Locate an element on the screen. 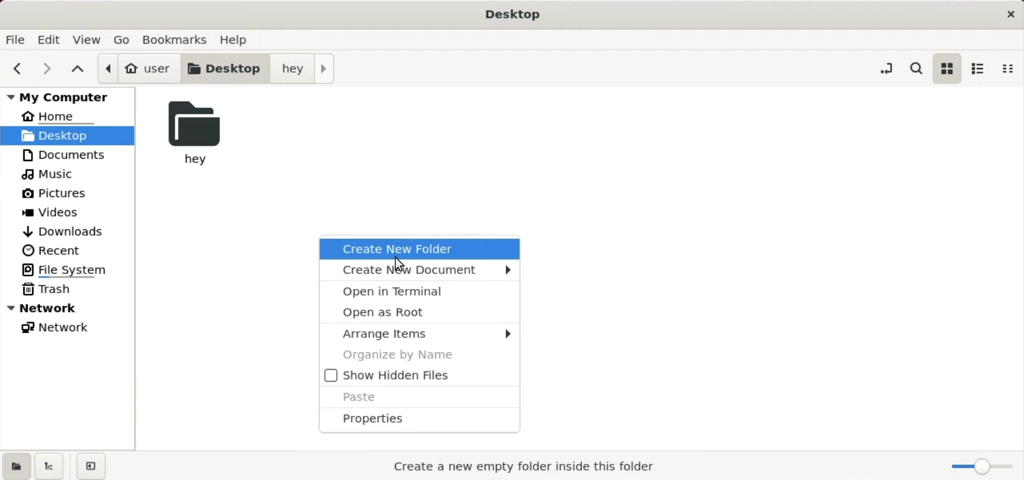  parent folder is located at coordinates (78, 67).